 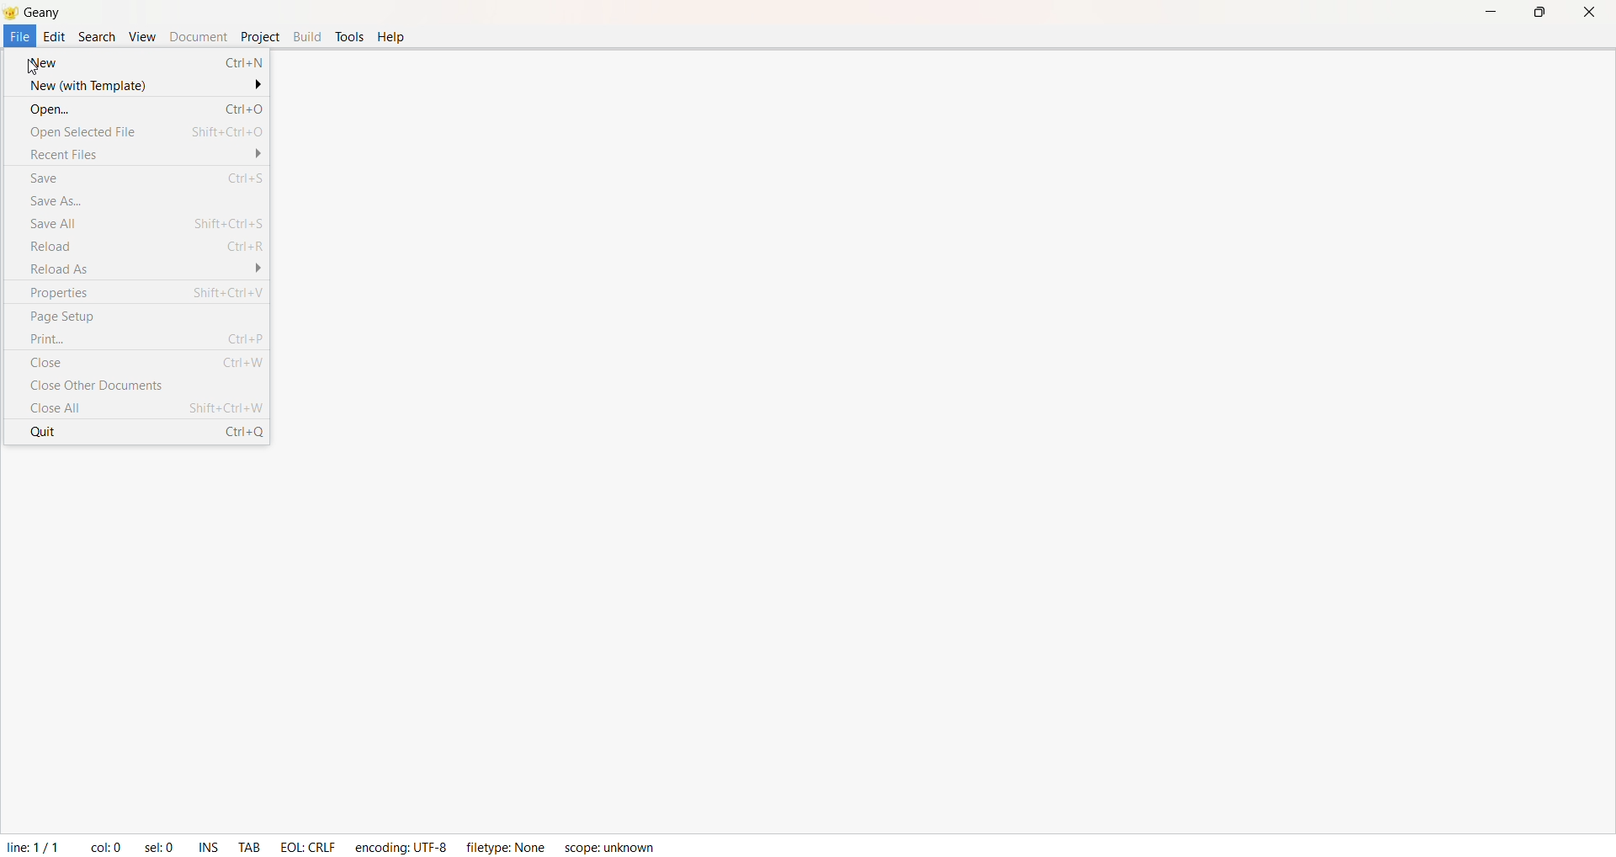 What do you see at coordinates (47, 14) in the screenshot?
I see `Geany` at bounding box center [47, 14].